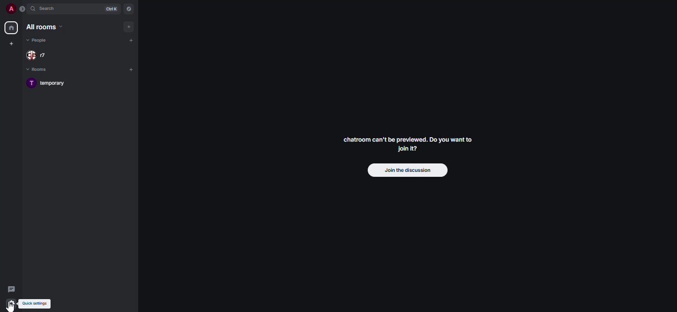 The image size is (677, 312). What do you see at coordinates (35, 303) in the screenshot?
I see `quick settings` at bounding box center [35, 303].